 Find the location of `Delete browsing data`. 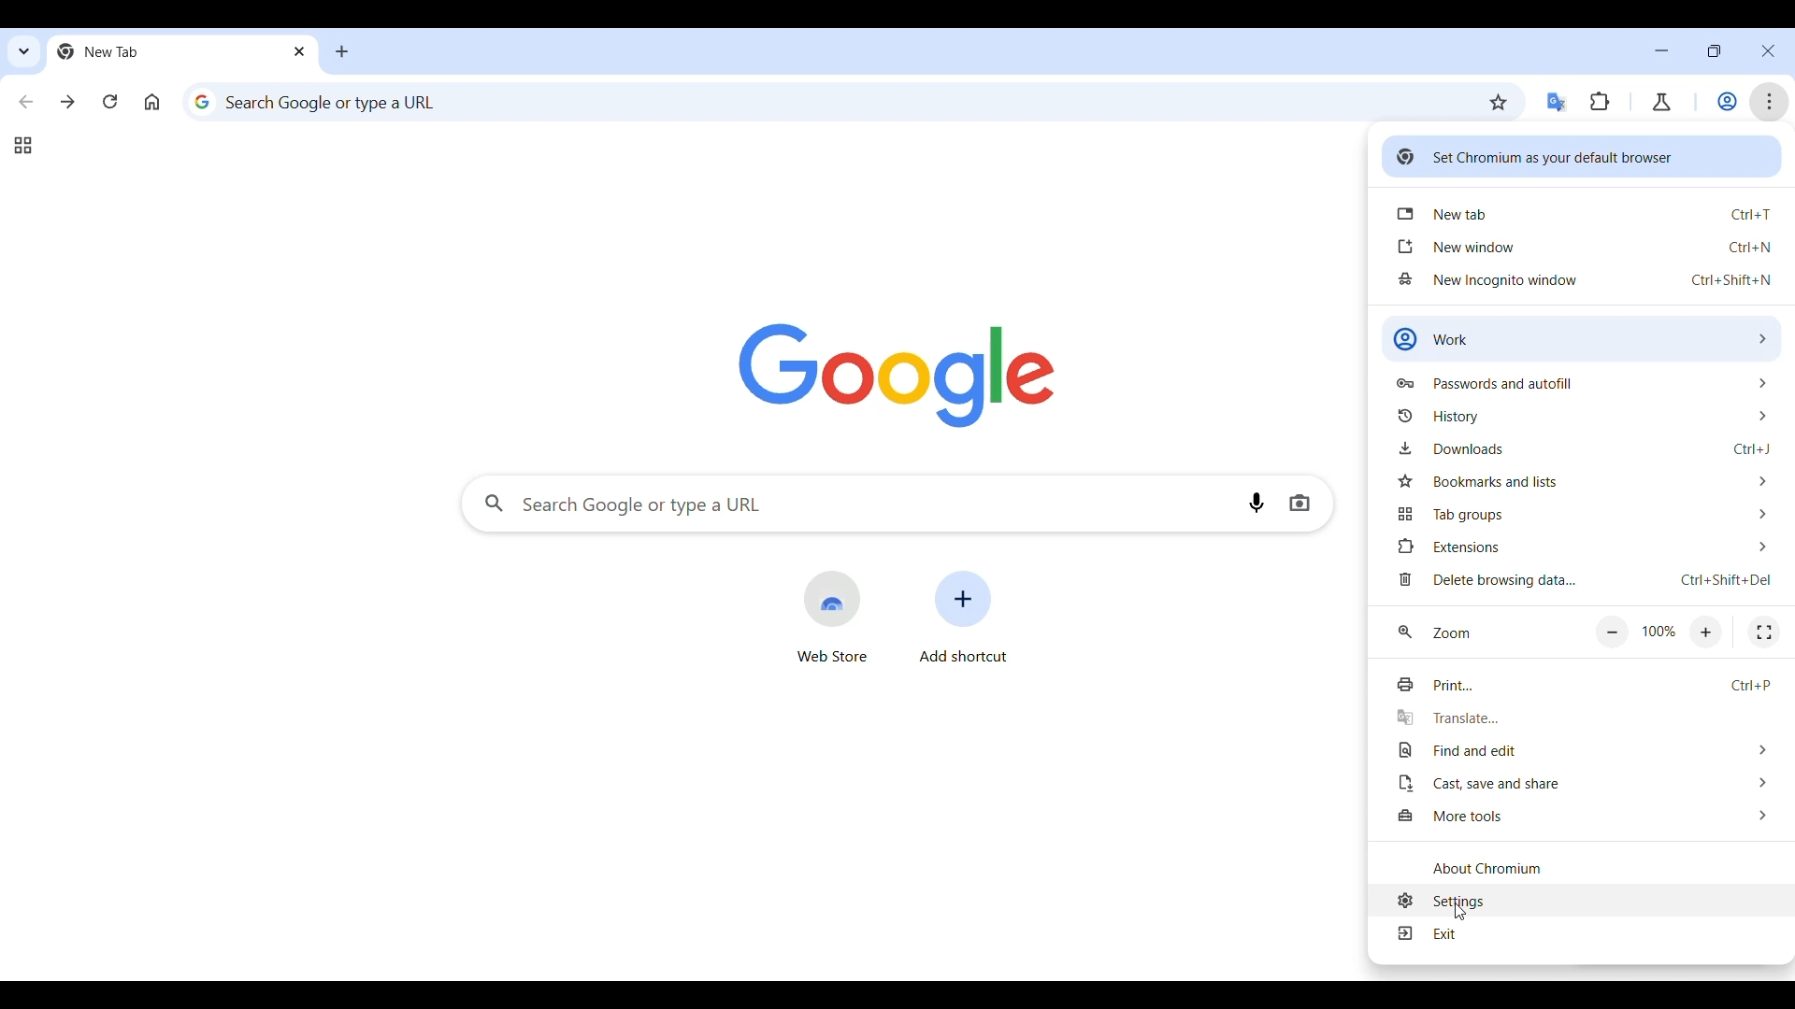

Delete browsing data is located at coordinates (1583, 581).